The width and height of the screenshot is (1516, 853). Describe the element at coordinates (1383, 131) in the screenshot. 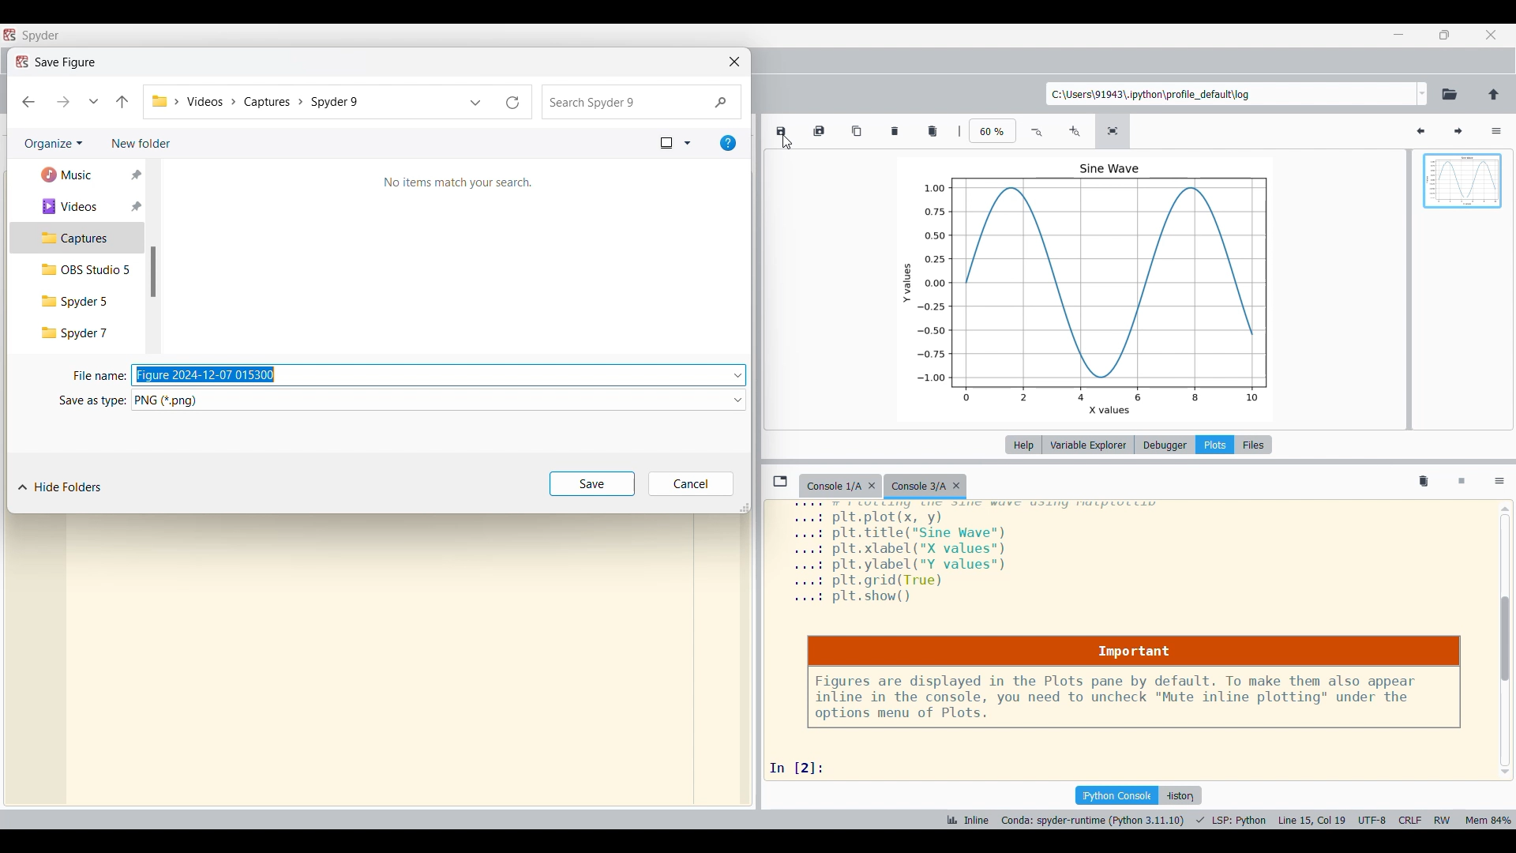

I see `Search variables by names and types` at that location.